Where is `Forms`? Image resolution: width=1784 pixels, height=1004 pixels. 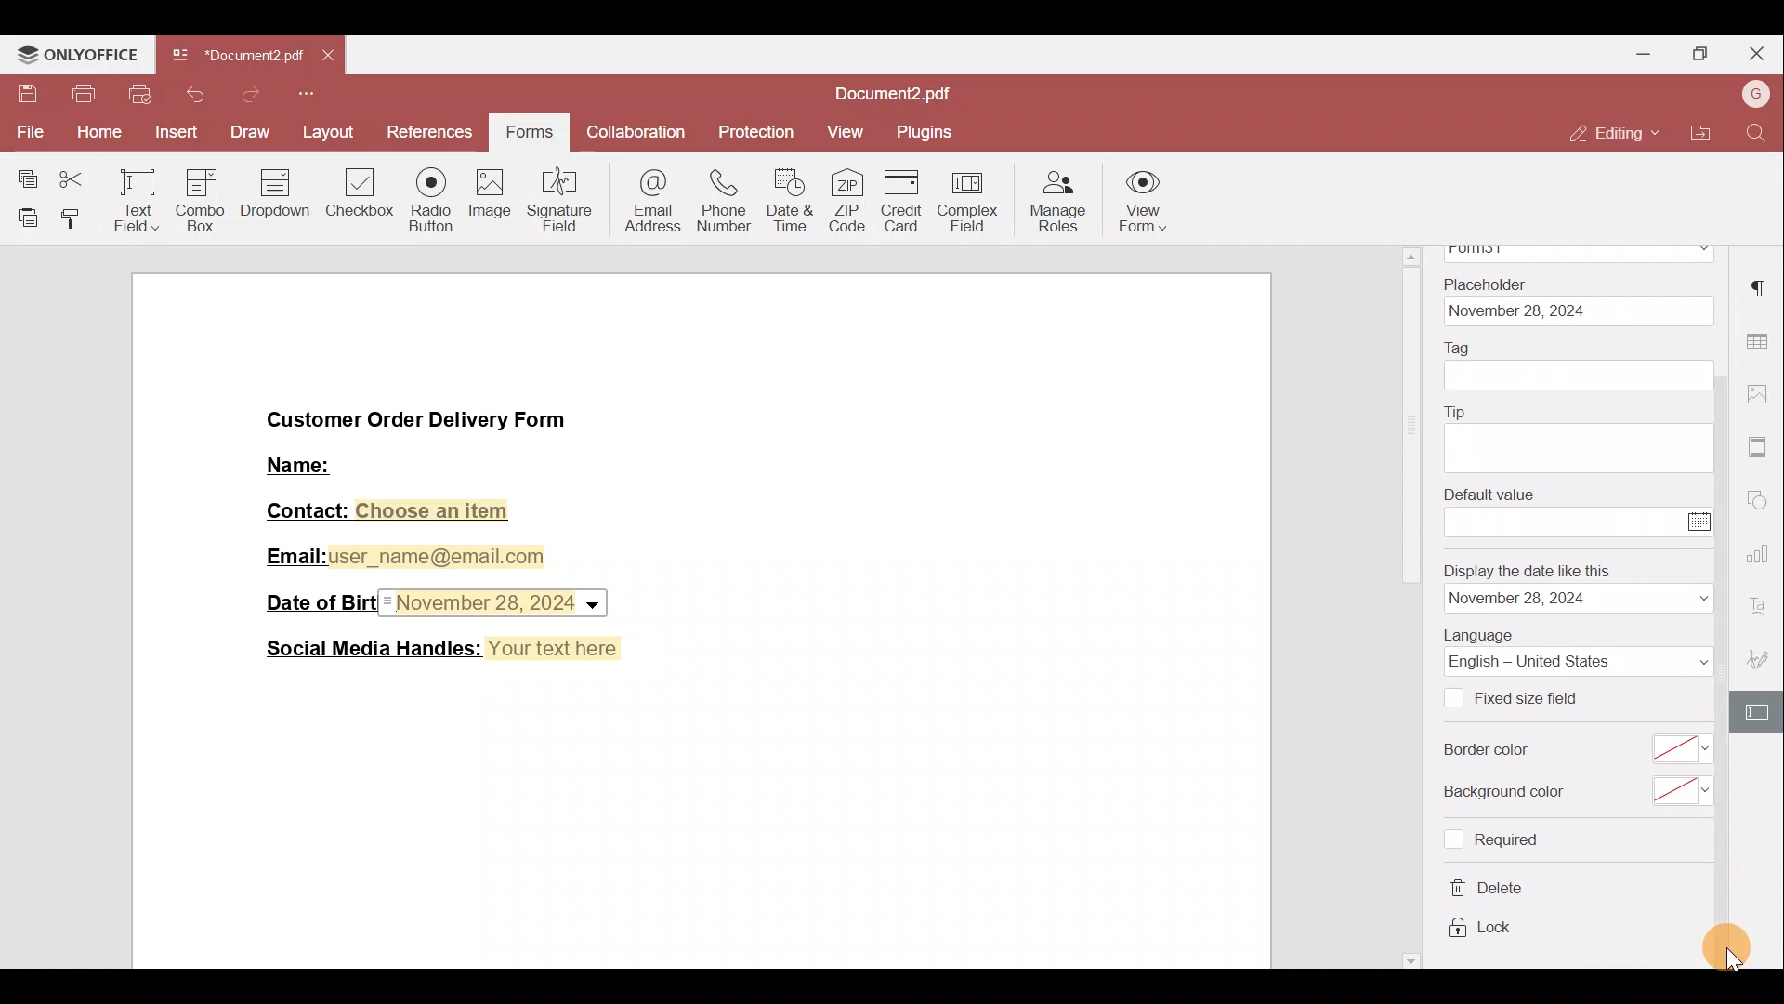
Forms is located at coordinates (527, 134).